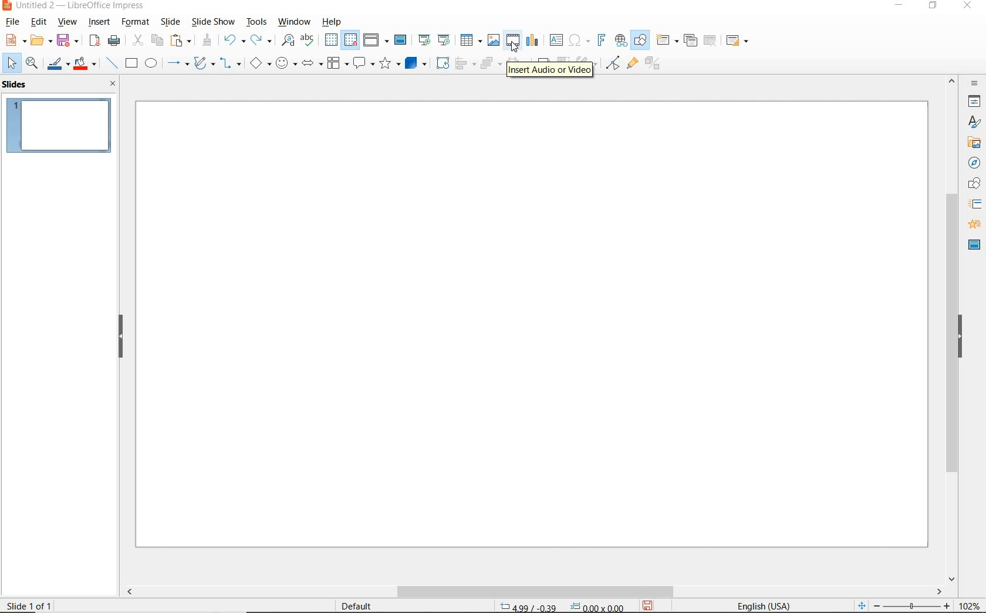  Describe the element at coordinates (691, 42) in the screenshot. I see `DUPLICATE SLIDE` at that location.